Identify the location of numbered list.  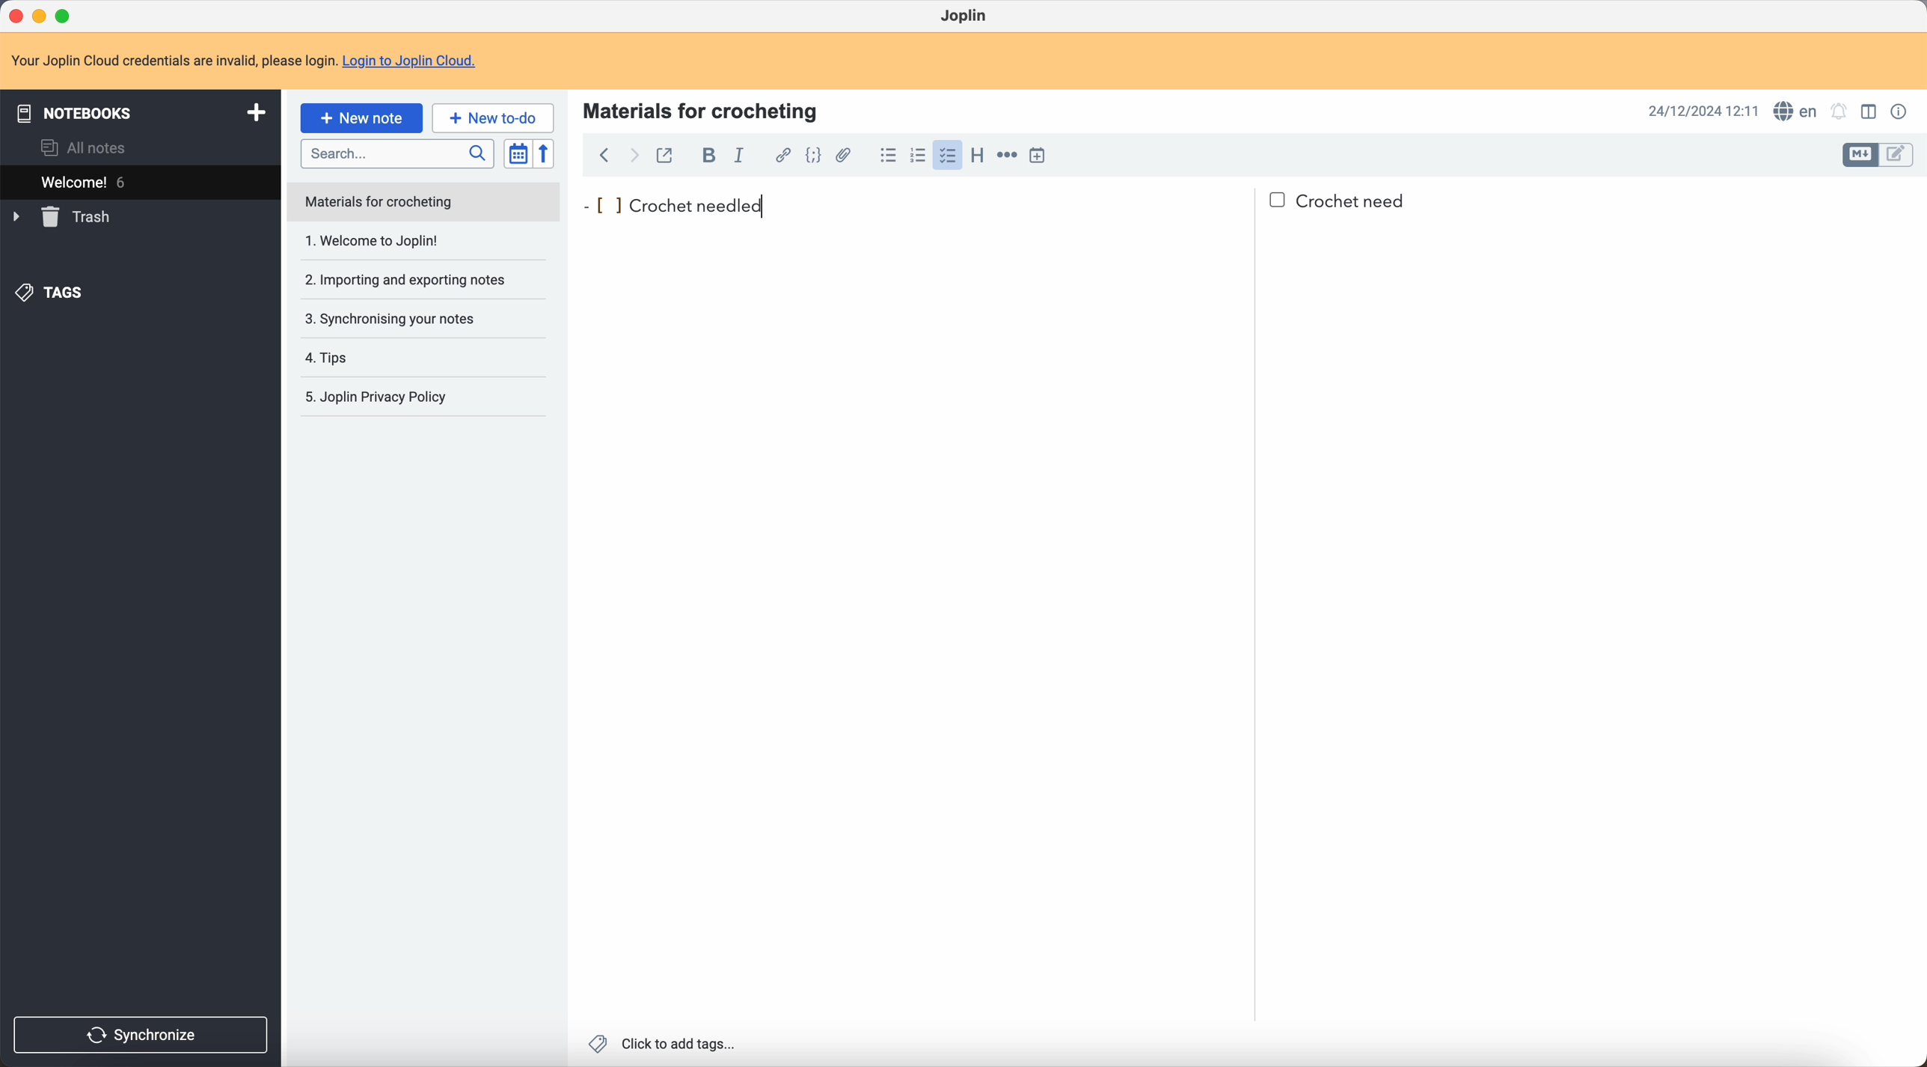
(916, 156).